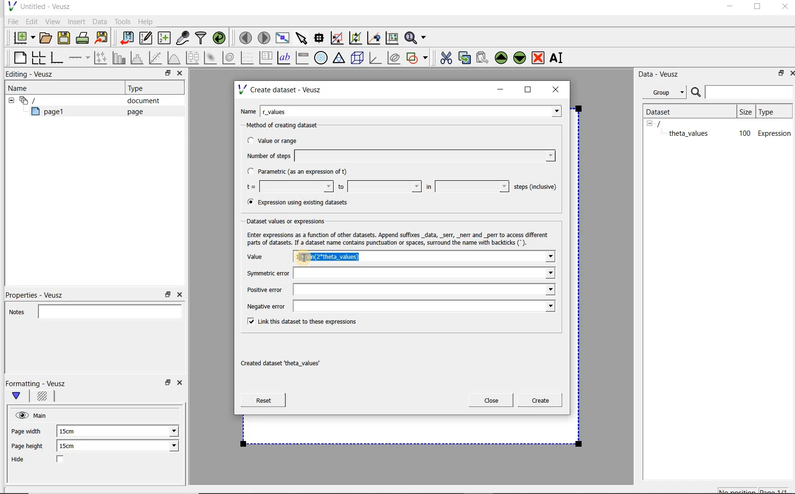 The height and width of the screenshot is (494, 795). Describe the element at coordinates (528, 90) in the screenshot. I see `maximize` at that location.